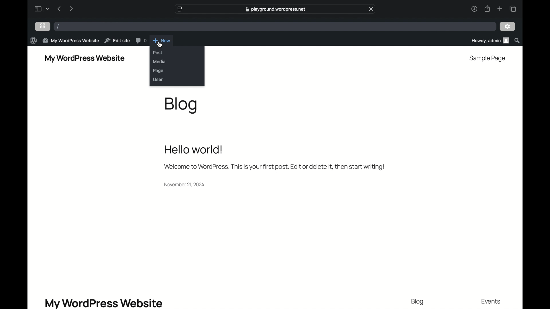 This screenshot has width=550, height=309. What do you see at coordinates (474, 9) in the screenshot?
I see `downloads` at bounding box center [474, 9].